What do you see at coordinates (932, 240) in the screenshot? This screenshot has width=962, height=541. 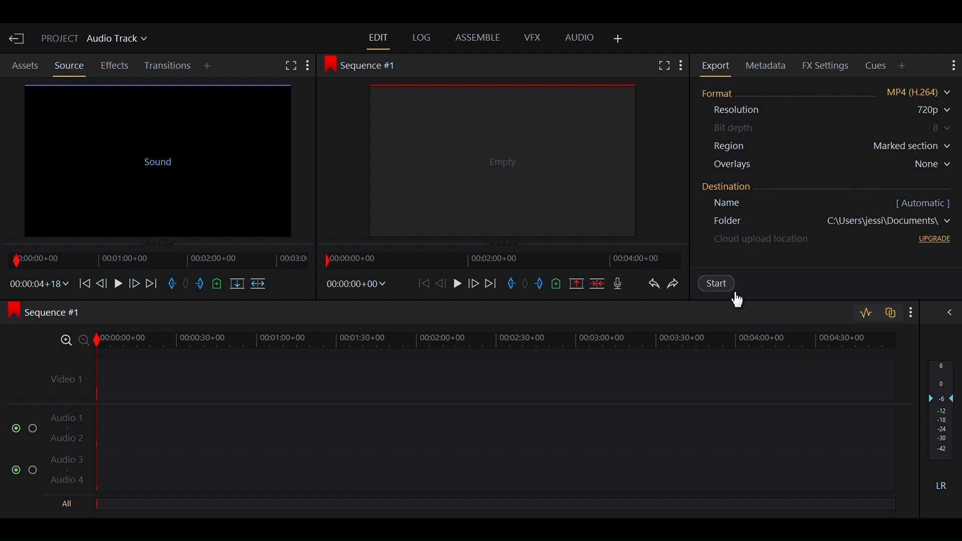 I see `Upgrade` at bounding box center [932, 240].